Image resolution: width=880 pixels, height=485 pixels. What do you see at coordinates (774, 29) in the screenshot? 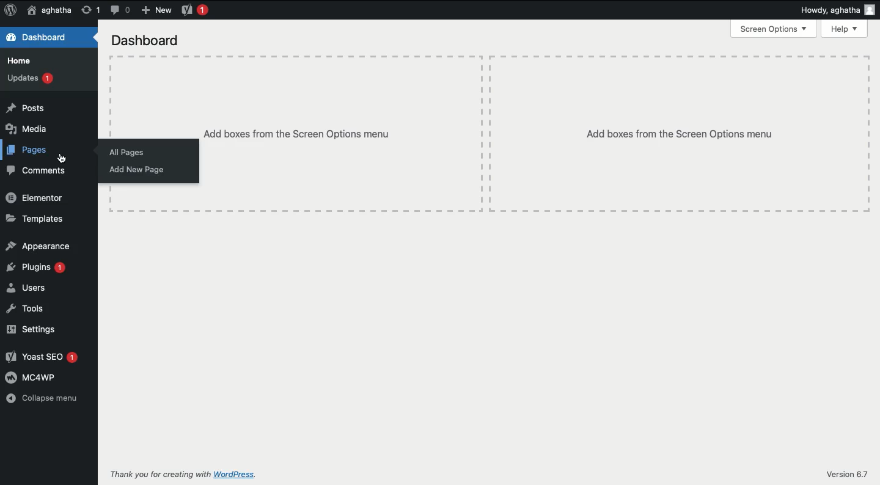
I see `Screen options` at bounding box center [774, 29].